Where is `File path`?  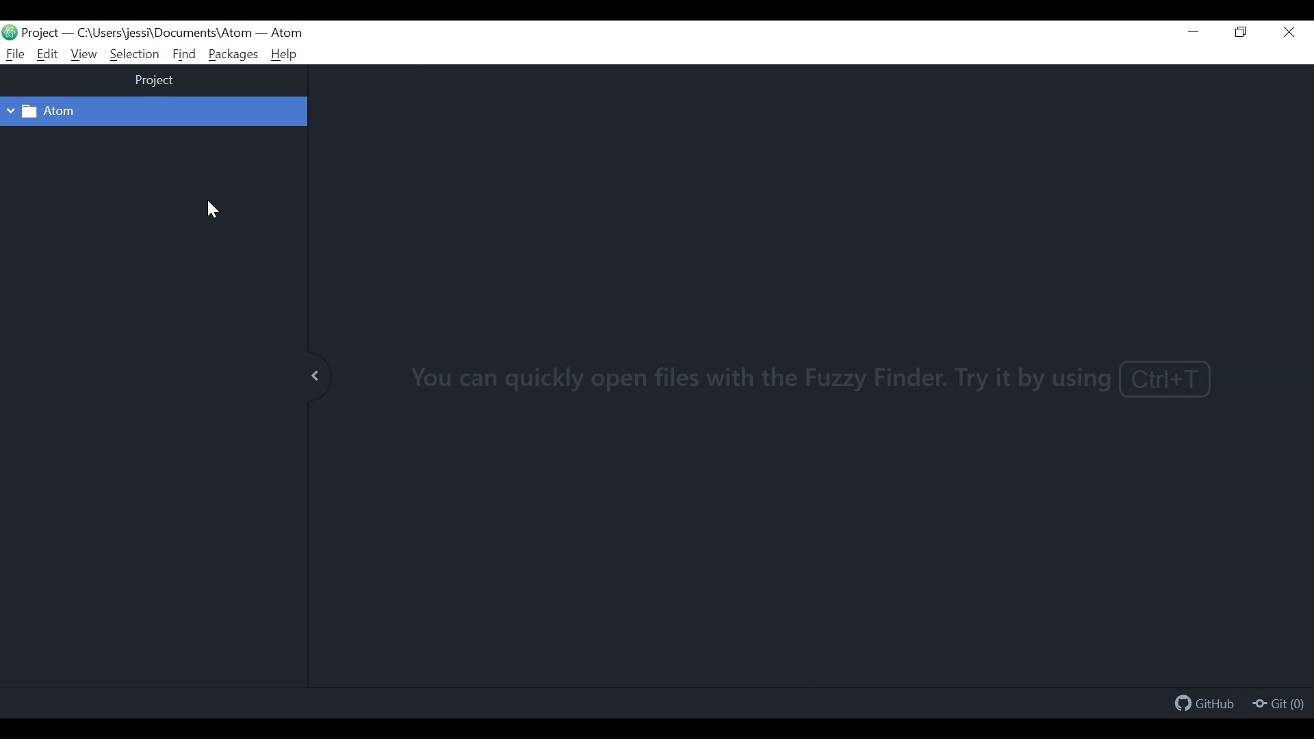
File path is located at coordinates (162, 34).